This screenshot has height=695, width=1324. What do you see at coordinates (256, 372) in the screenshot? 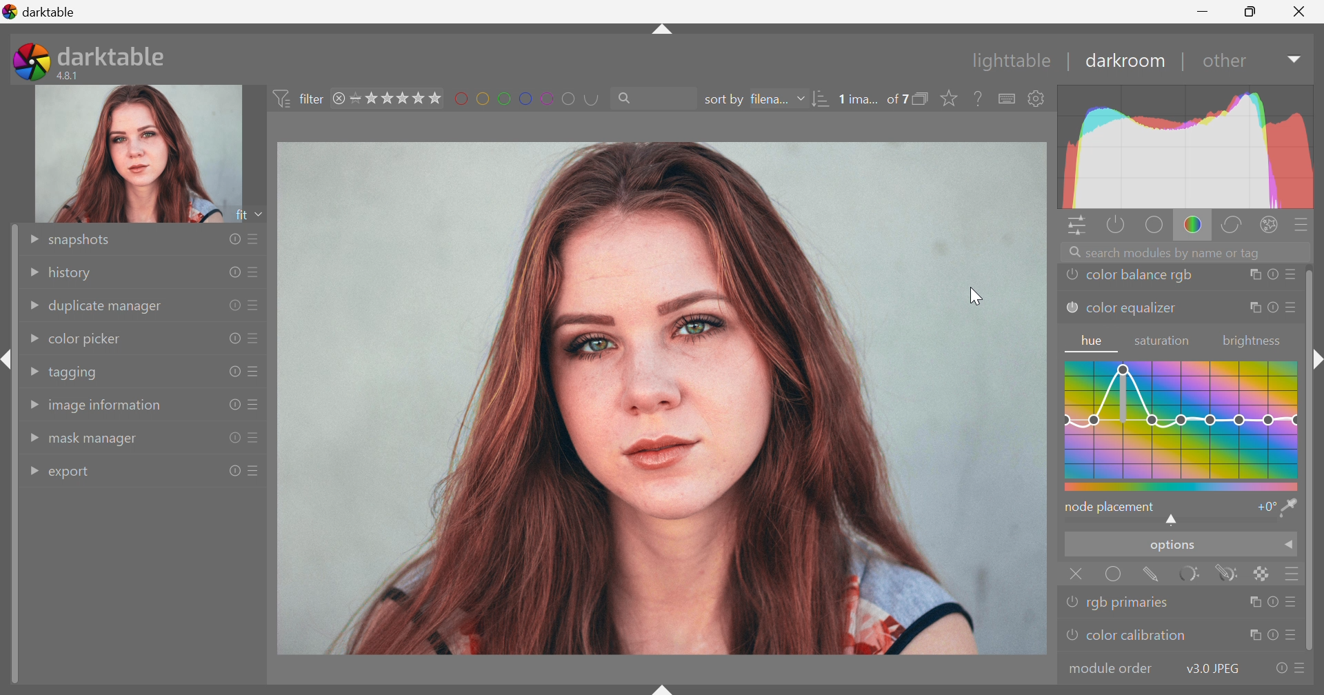
I see `presets` at bounding box center [256, 372].